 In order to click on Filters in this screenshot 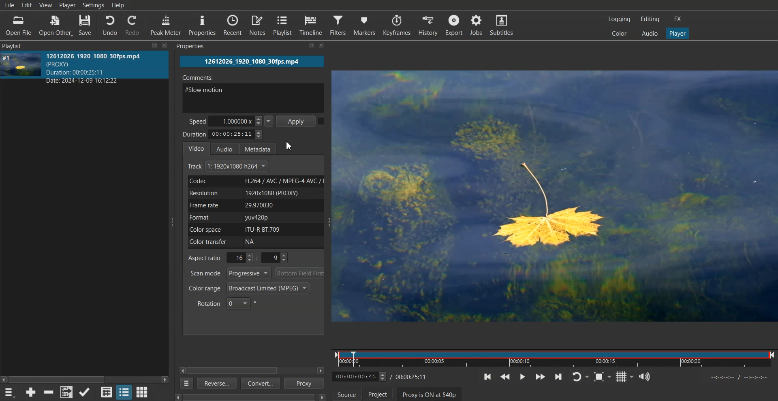, I will do `click(338, 25)`.